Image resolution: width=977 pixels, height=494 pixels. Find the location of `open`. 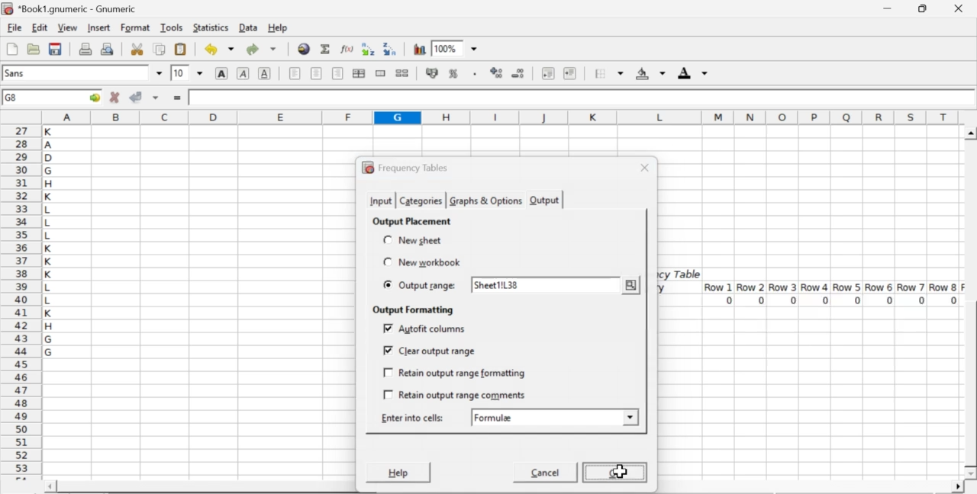

open is located at coordinates (32, 49).